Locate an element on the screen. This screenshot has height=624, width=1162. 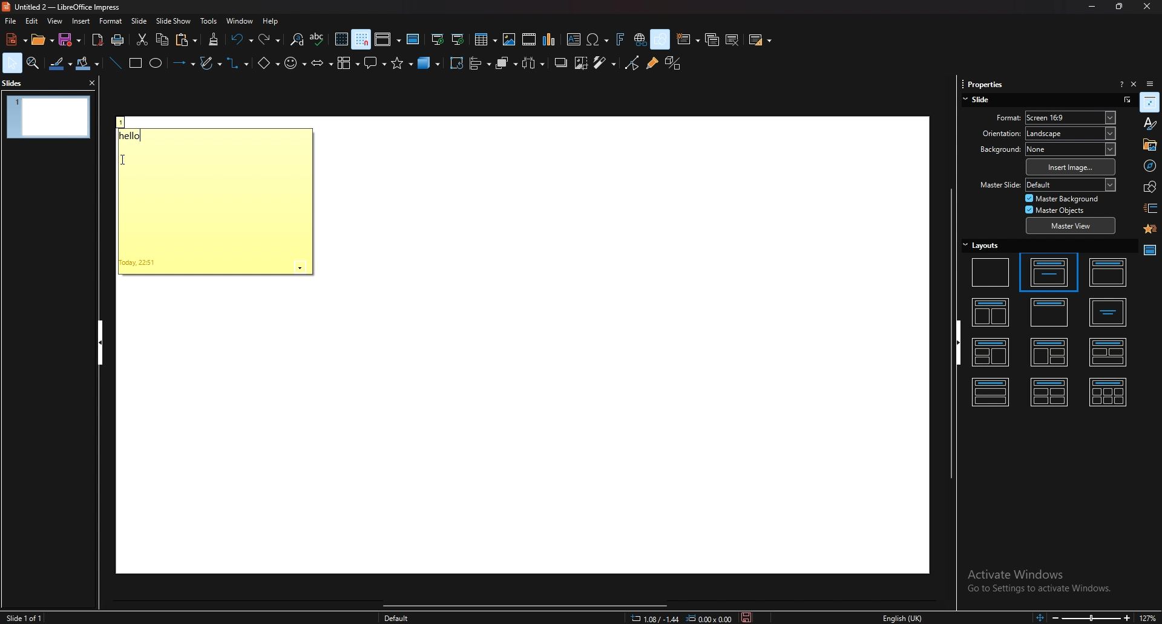
ellipse is located at coordinates (156, 63).